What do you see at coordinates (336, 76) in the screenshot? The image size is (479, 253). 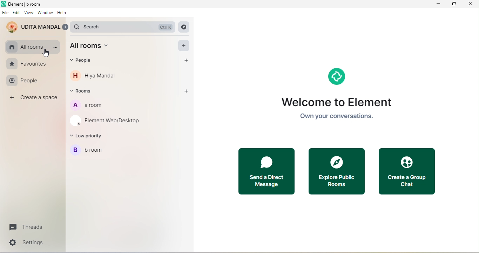 I see `element logo` at bounding box center [336, 76].